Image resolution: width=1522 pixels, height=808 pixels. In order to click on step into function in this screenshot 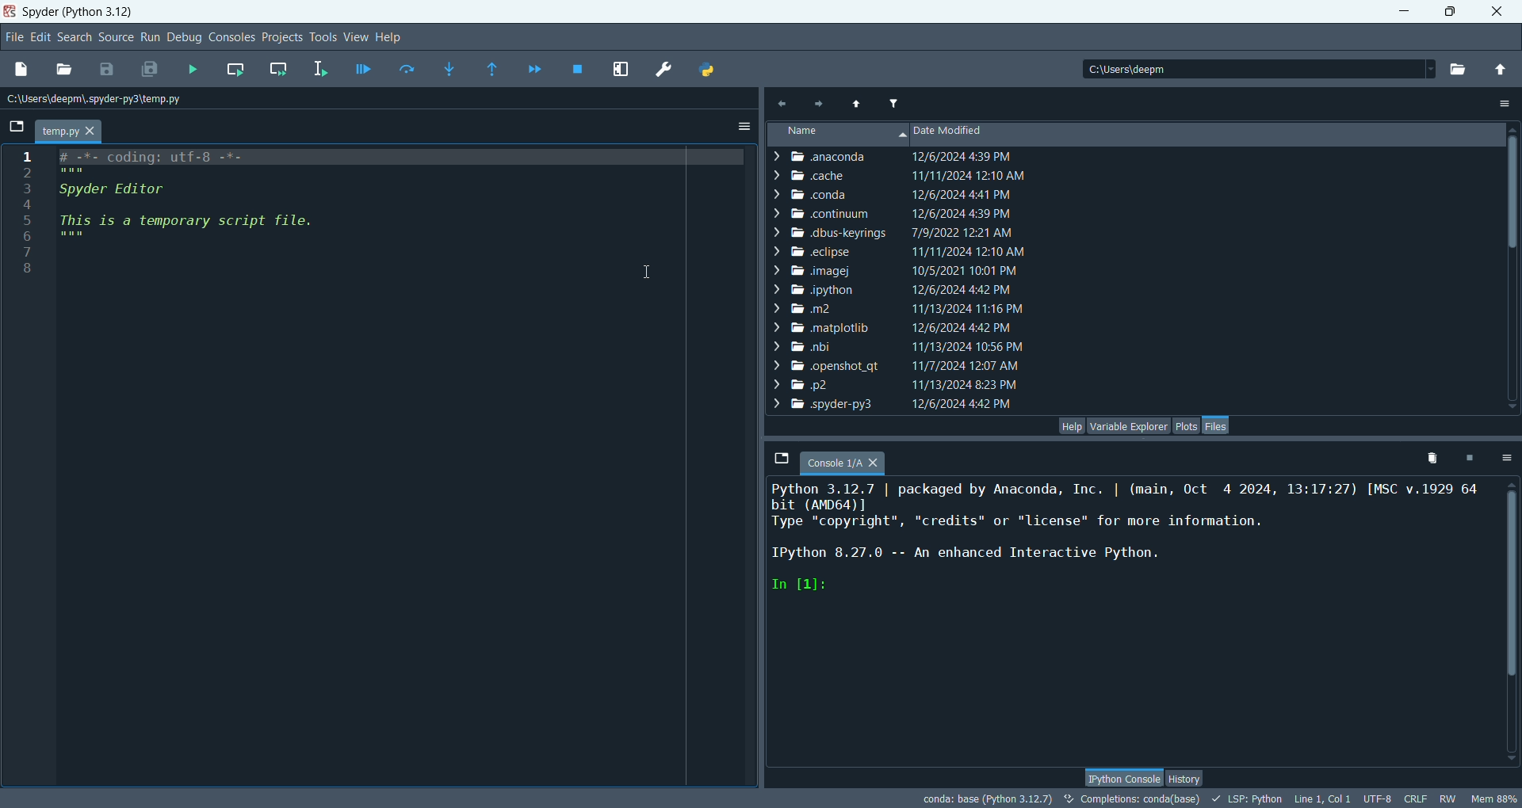, I will do `click(450, 69)`.